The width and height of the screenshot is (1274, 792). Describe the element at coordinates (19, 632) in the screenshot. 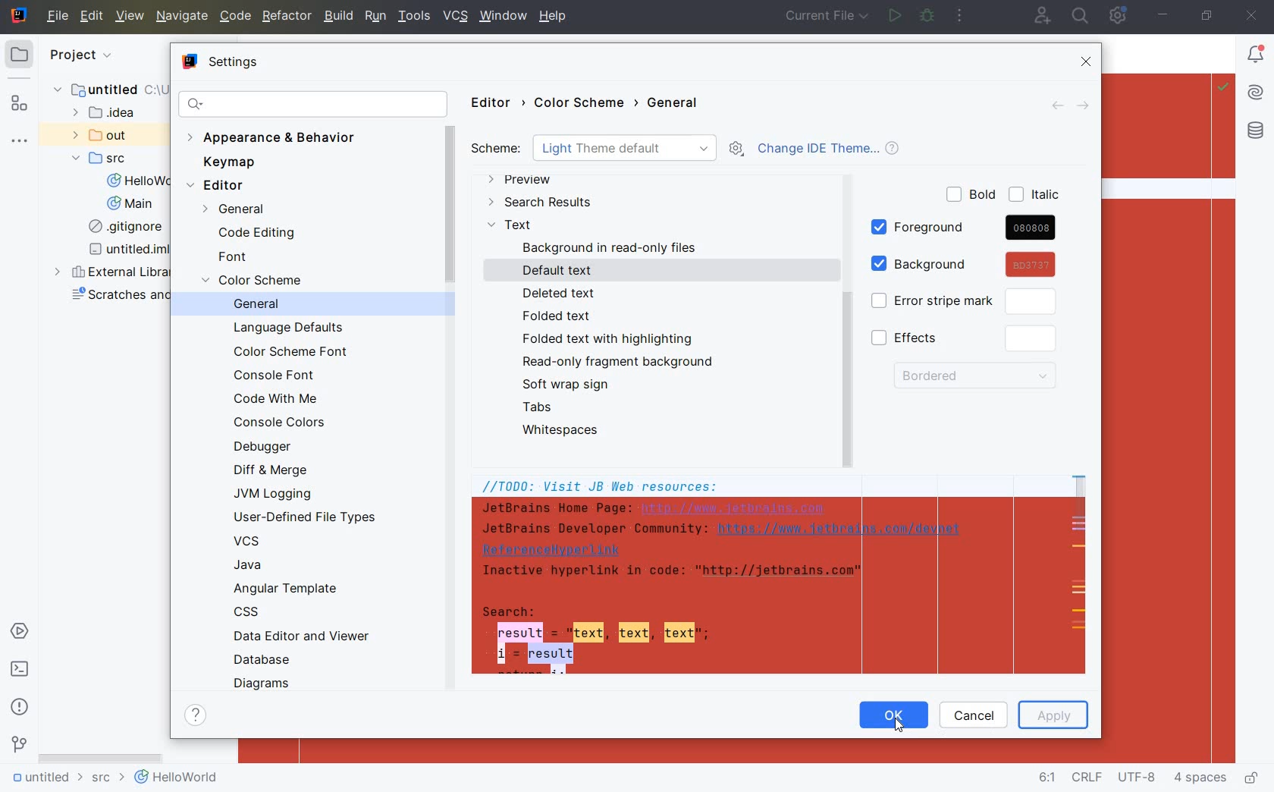

I see `services` at that location.